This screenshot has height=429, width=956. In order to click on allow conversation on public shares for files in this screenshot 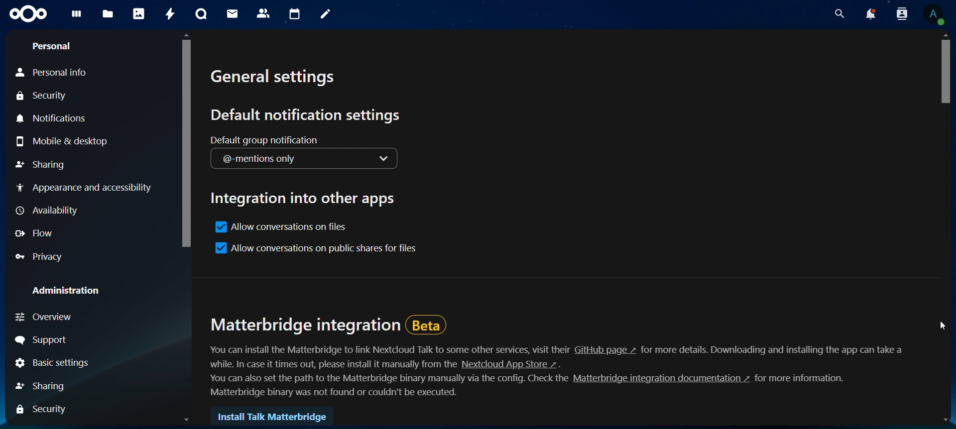, I will do `click(318, 250)`.